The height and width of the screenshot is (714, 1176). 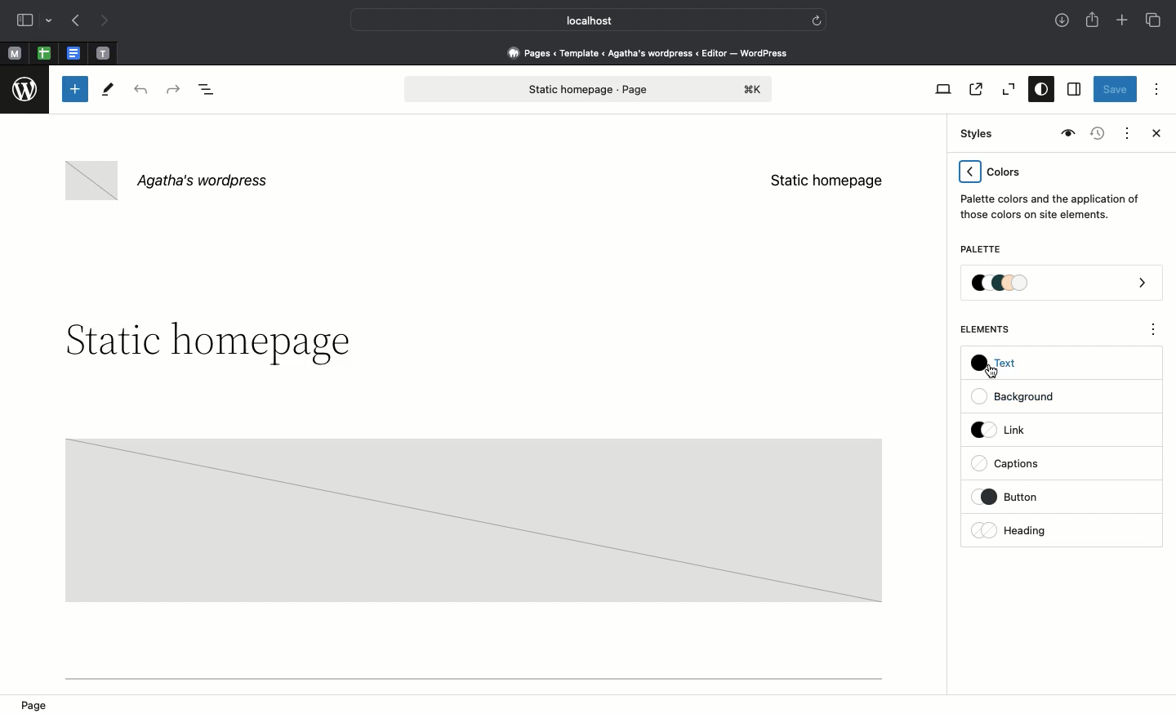 I want to click on View page, so click(x=974, y=89).